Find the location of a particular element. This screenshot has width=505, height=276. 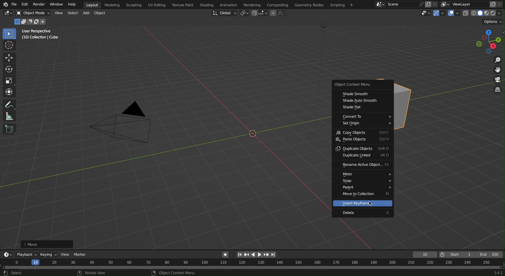

Add is located at coordinates (86, 13).